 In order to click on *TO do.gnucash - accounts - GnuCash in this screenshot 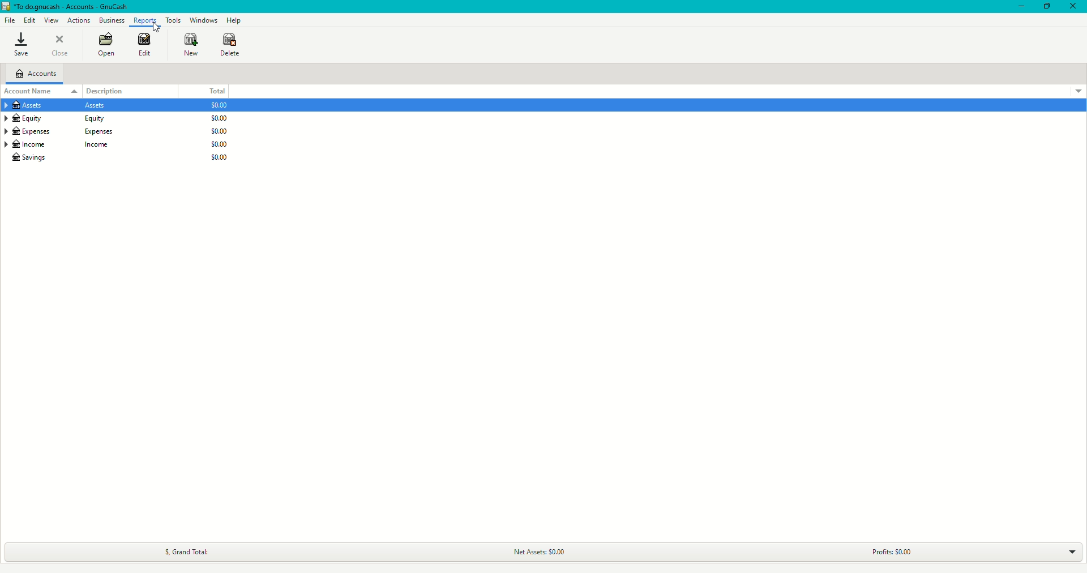, I will do `click(74, 7)`.